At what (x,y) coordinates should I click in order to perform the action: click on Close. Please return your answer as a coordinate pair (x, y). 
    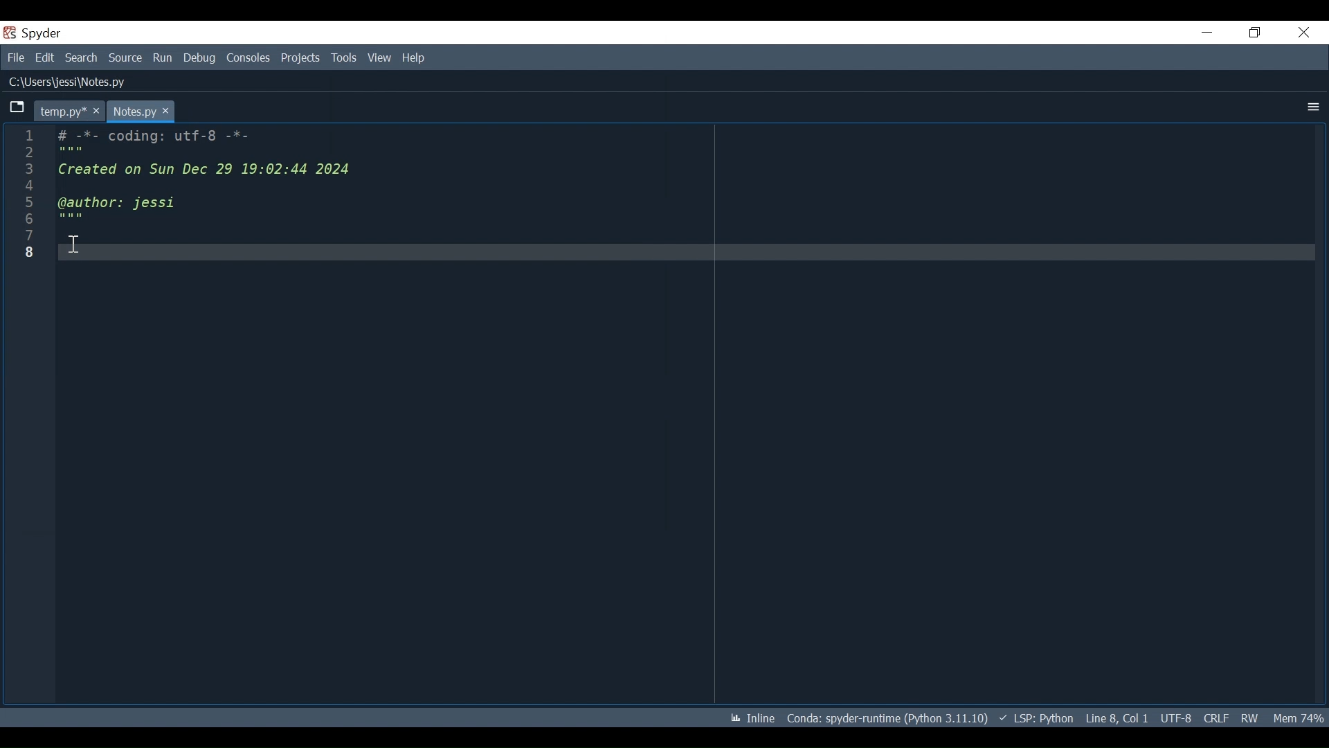
    Looking at the image, I should click on (1303, 32).